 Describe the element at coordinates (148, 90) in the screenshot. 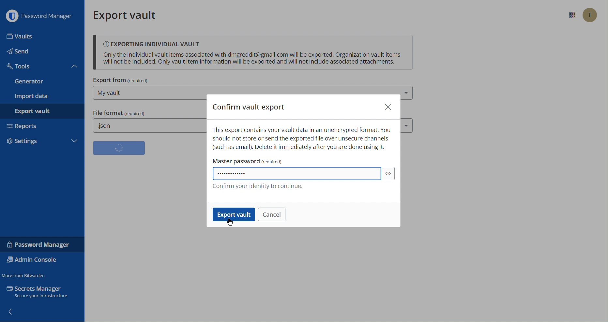

I see `Export from (My vault)` at that location.